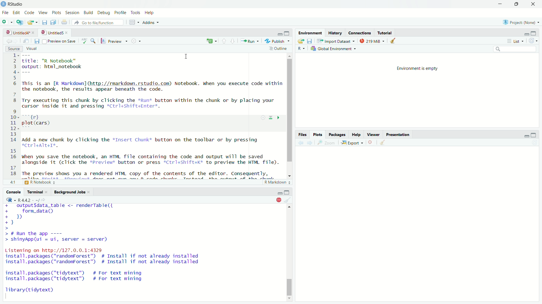 The height and width of the screenshot is (304, 542). I want to click on Minimize, so click(500, 4).